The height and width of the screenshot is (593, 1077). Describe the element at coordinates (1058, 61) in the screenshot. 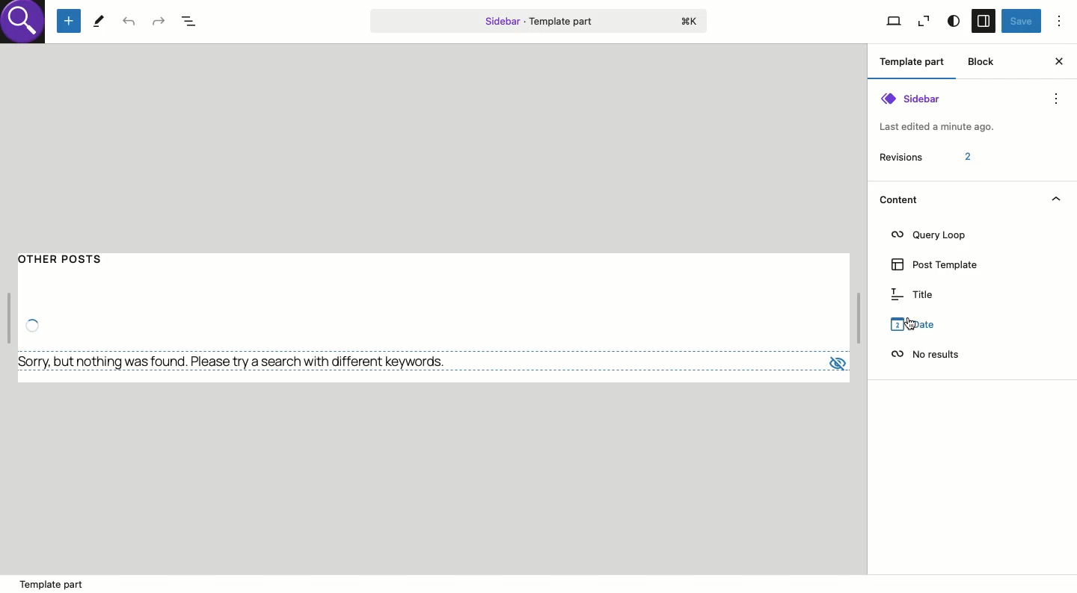

I see `Close` at that location.